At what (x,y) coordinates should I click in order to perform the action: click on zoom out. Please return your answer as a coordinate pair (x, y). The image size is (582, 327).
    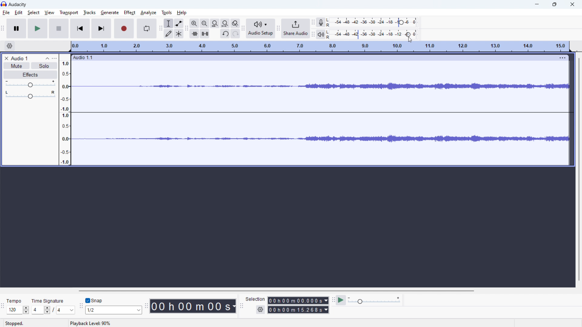
    Looking at the image, I should click on (205, 23).